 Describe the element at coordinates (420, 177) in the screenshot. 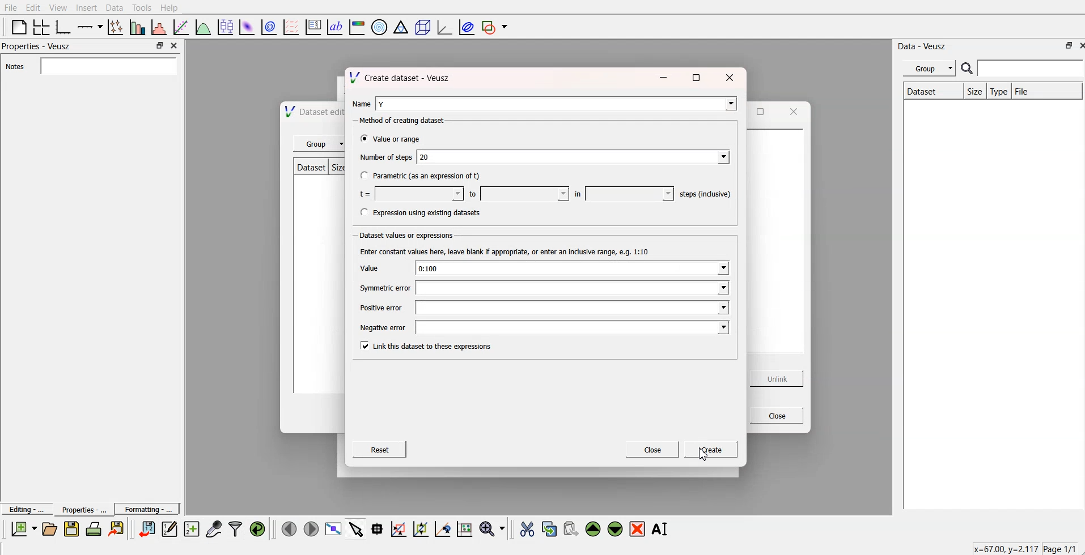

I see `("Parametric (as an expression of t)` at that location.